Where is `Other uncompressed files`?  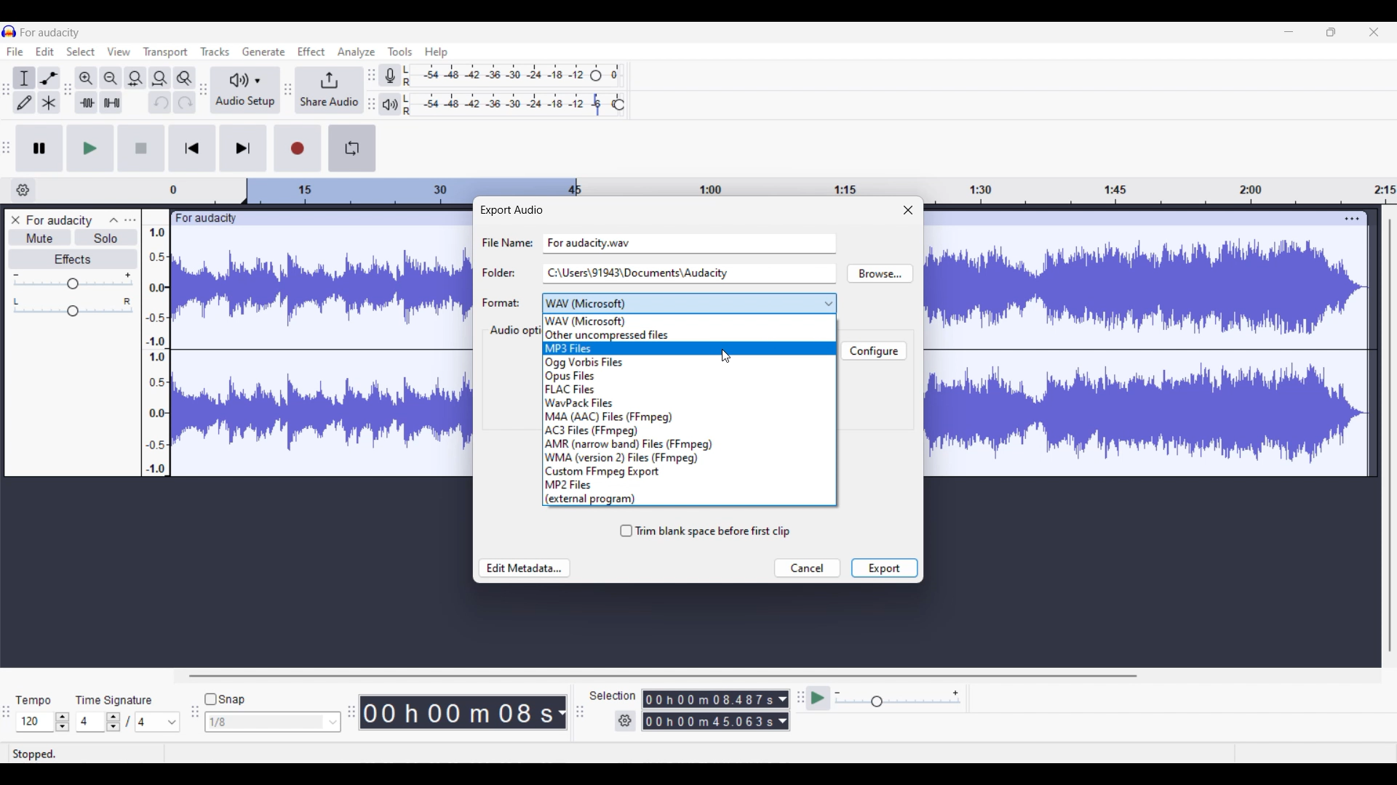
Other uncompressed files is located at coordinates (690, 335).